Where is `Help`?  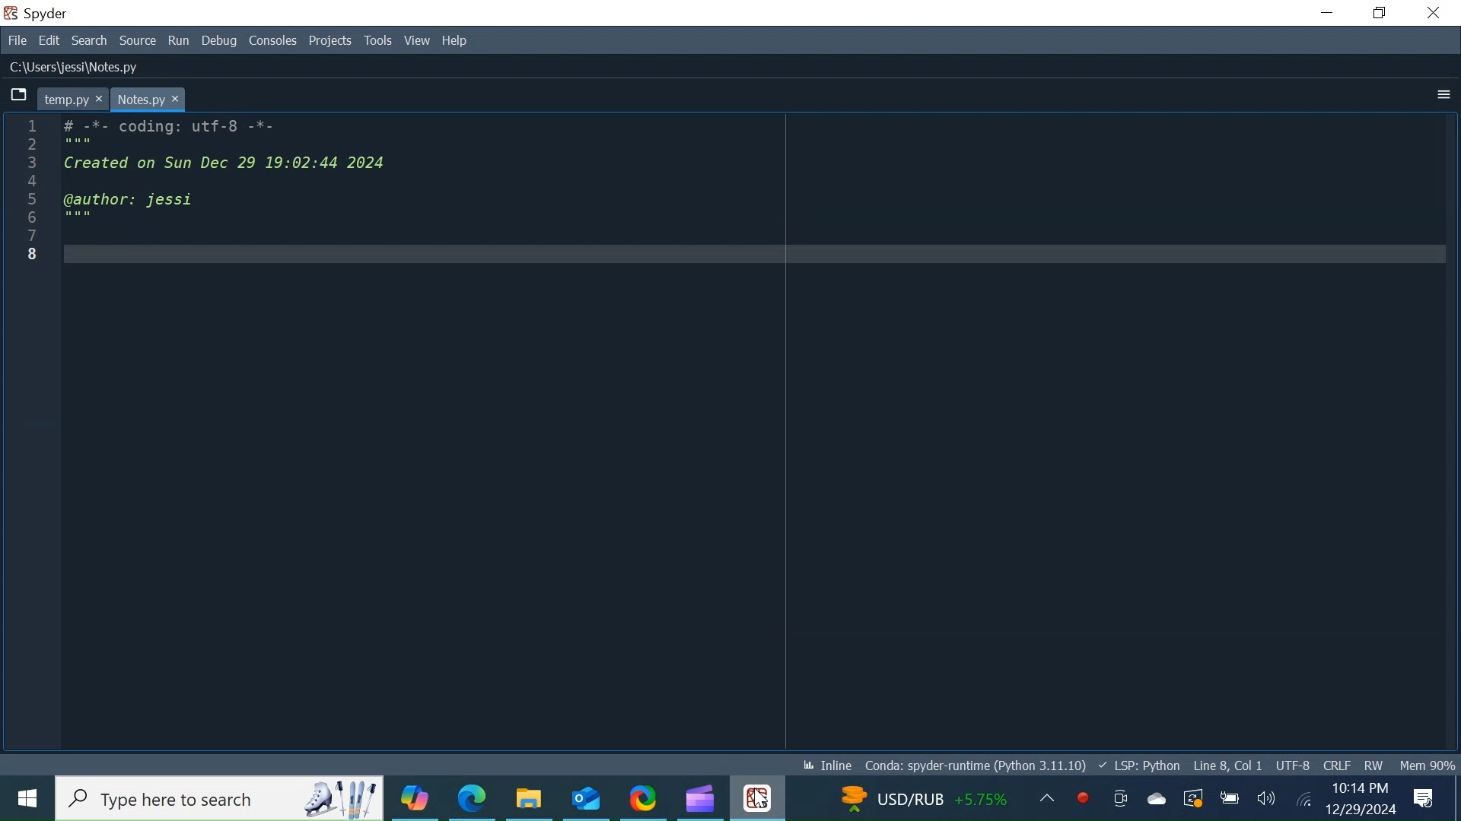
Help is located at coordinates (459, 40).